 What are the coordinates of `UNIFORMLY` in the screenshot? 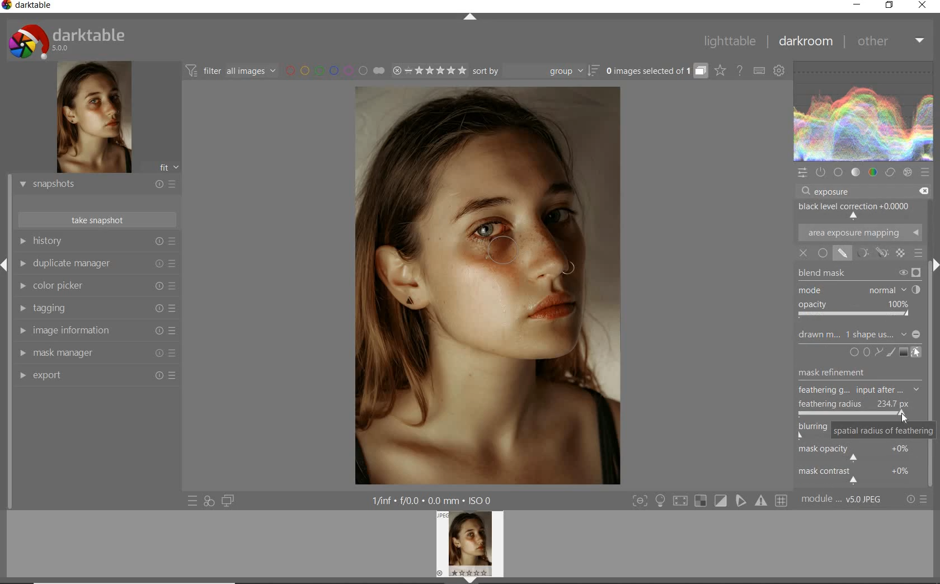 It's located at (822, 253).